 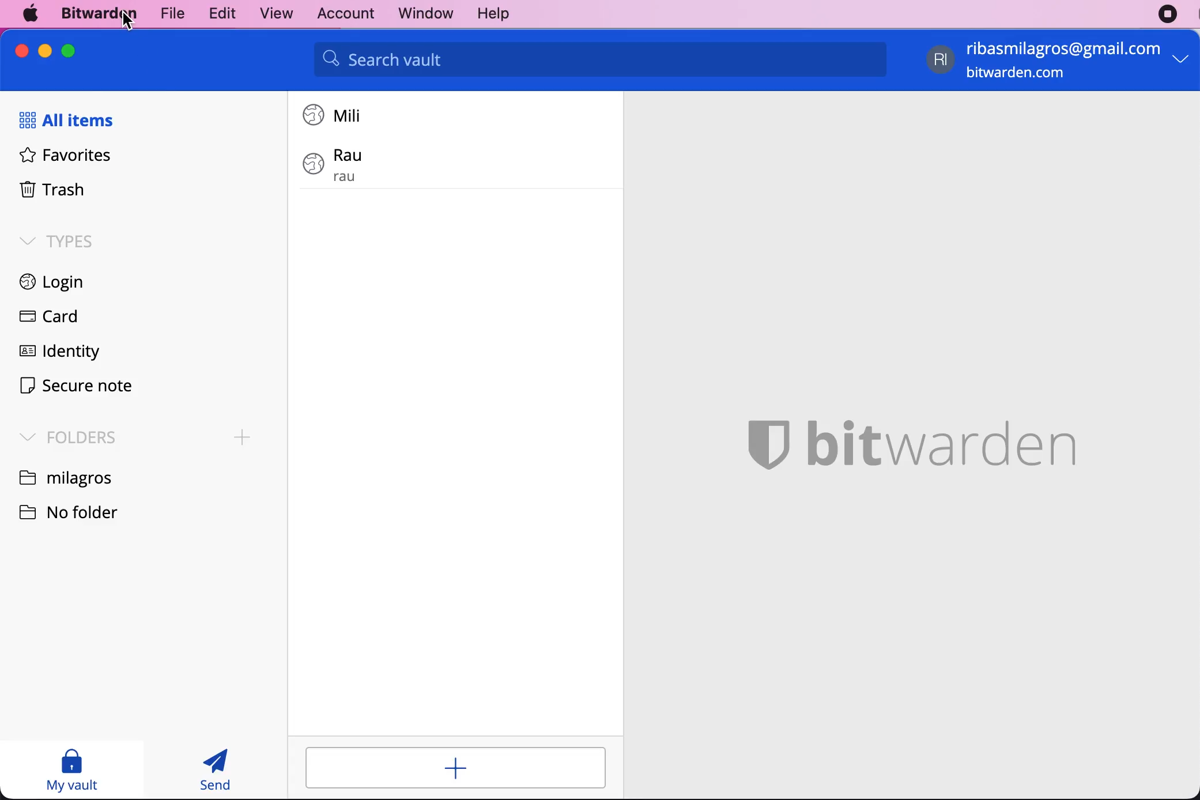 I want to click on account, so click(x=1061, y=62).